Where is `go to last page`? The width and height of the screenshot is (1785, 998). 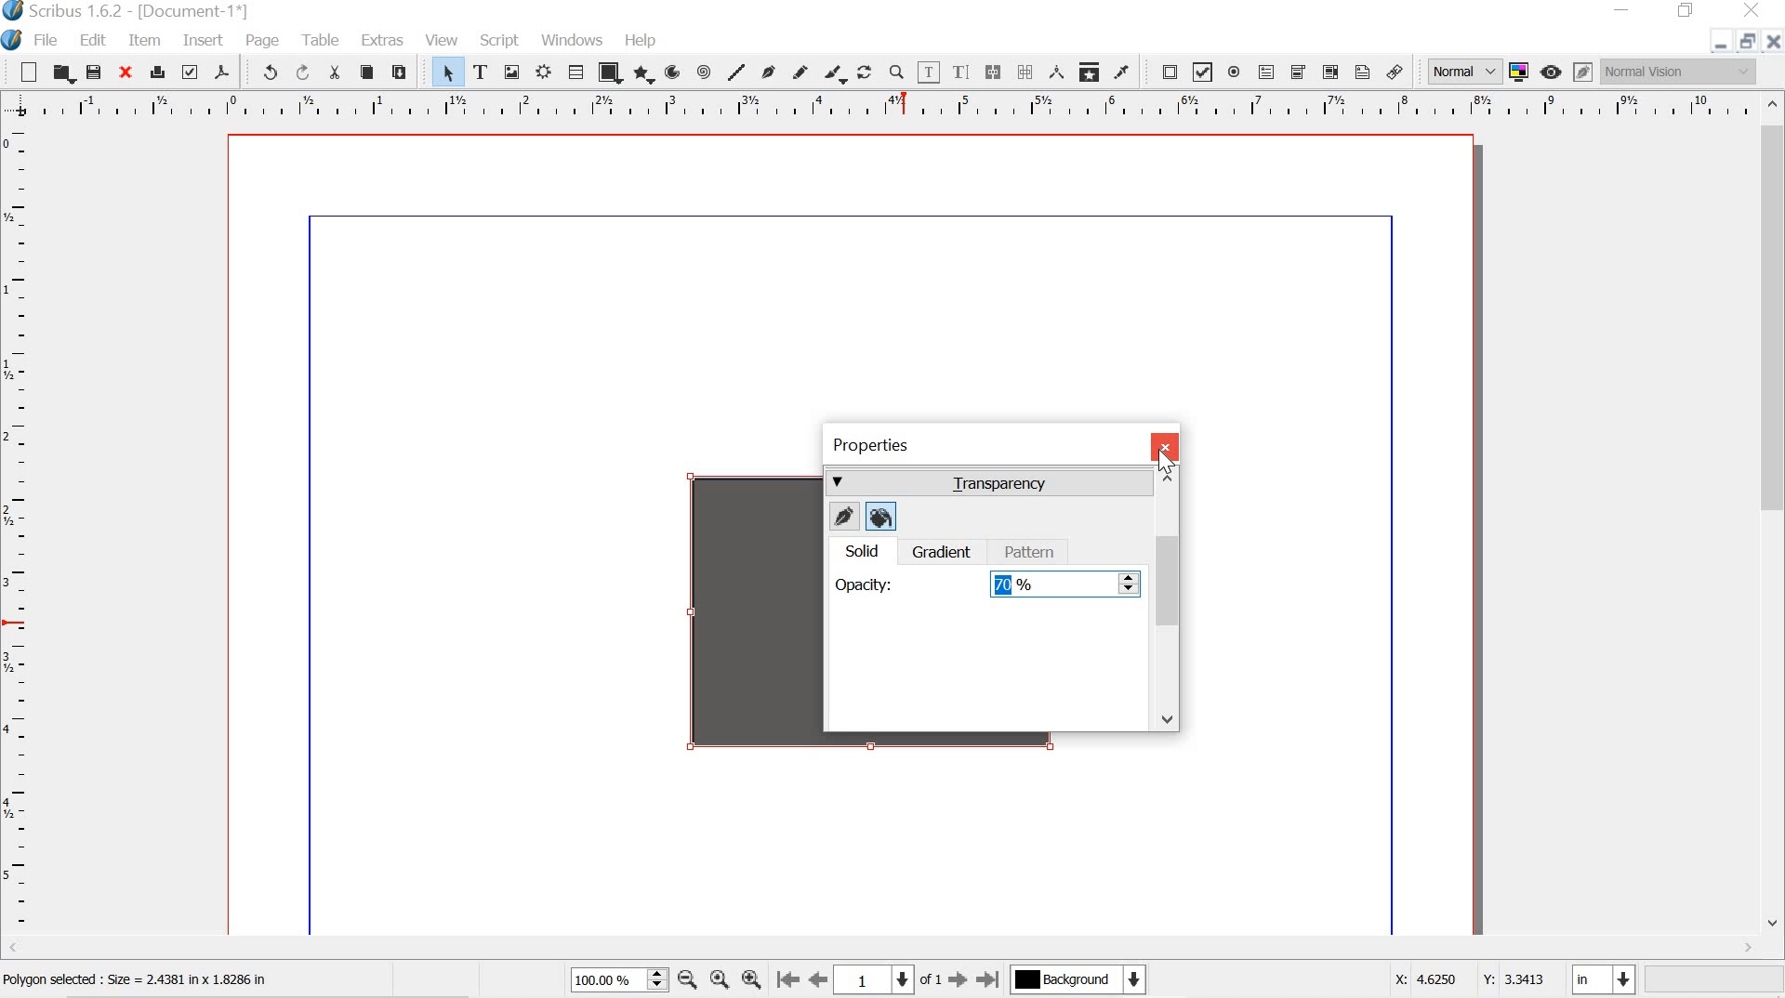
go to last page is located at coordinates (987, 979).